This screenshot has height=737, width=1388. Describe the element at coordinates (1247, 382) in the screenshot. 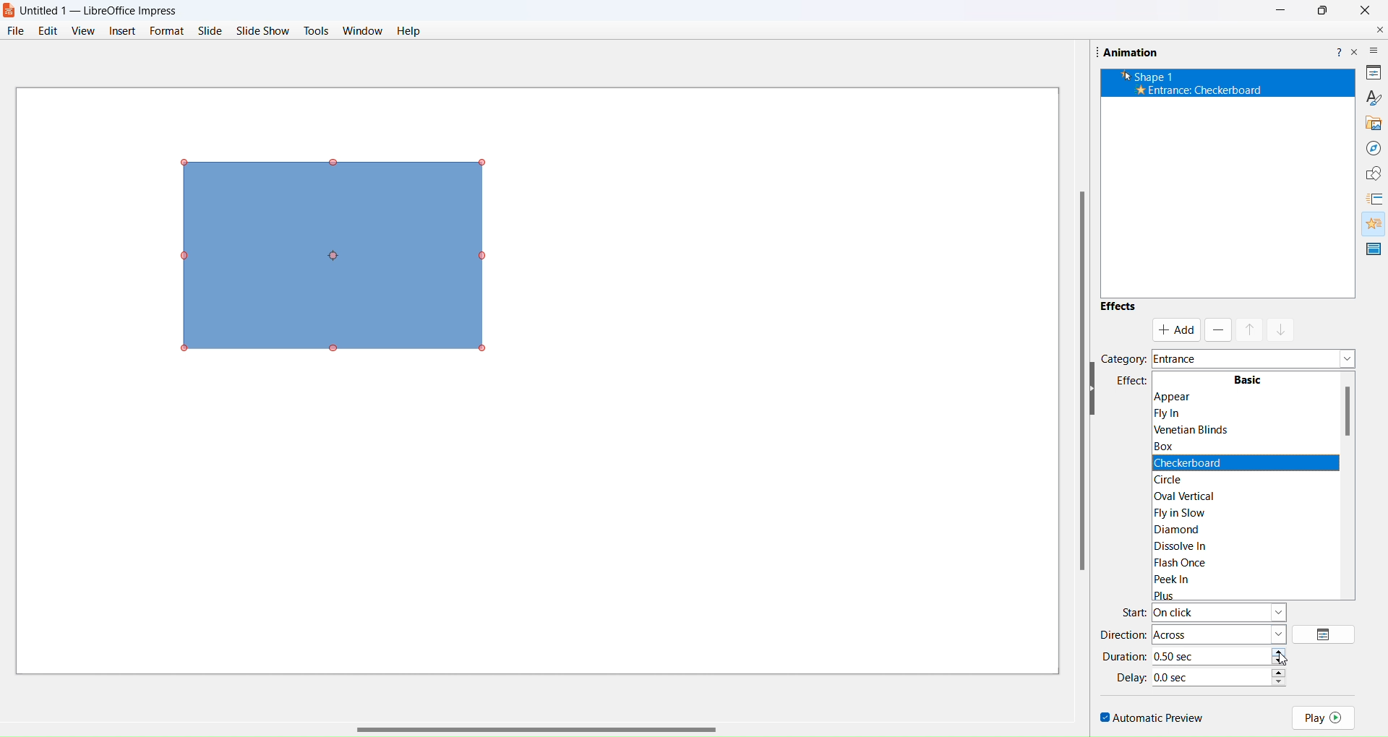

I see `Basic` at that location.